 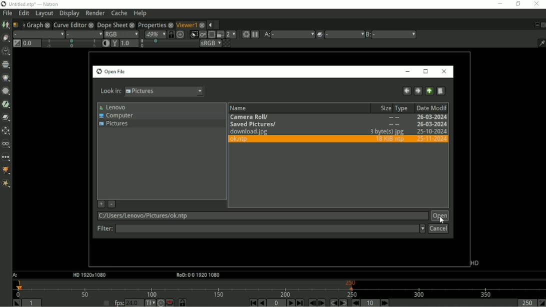 I want to click on Scale image, so click(x=181, y=34).